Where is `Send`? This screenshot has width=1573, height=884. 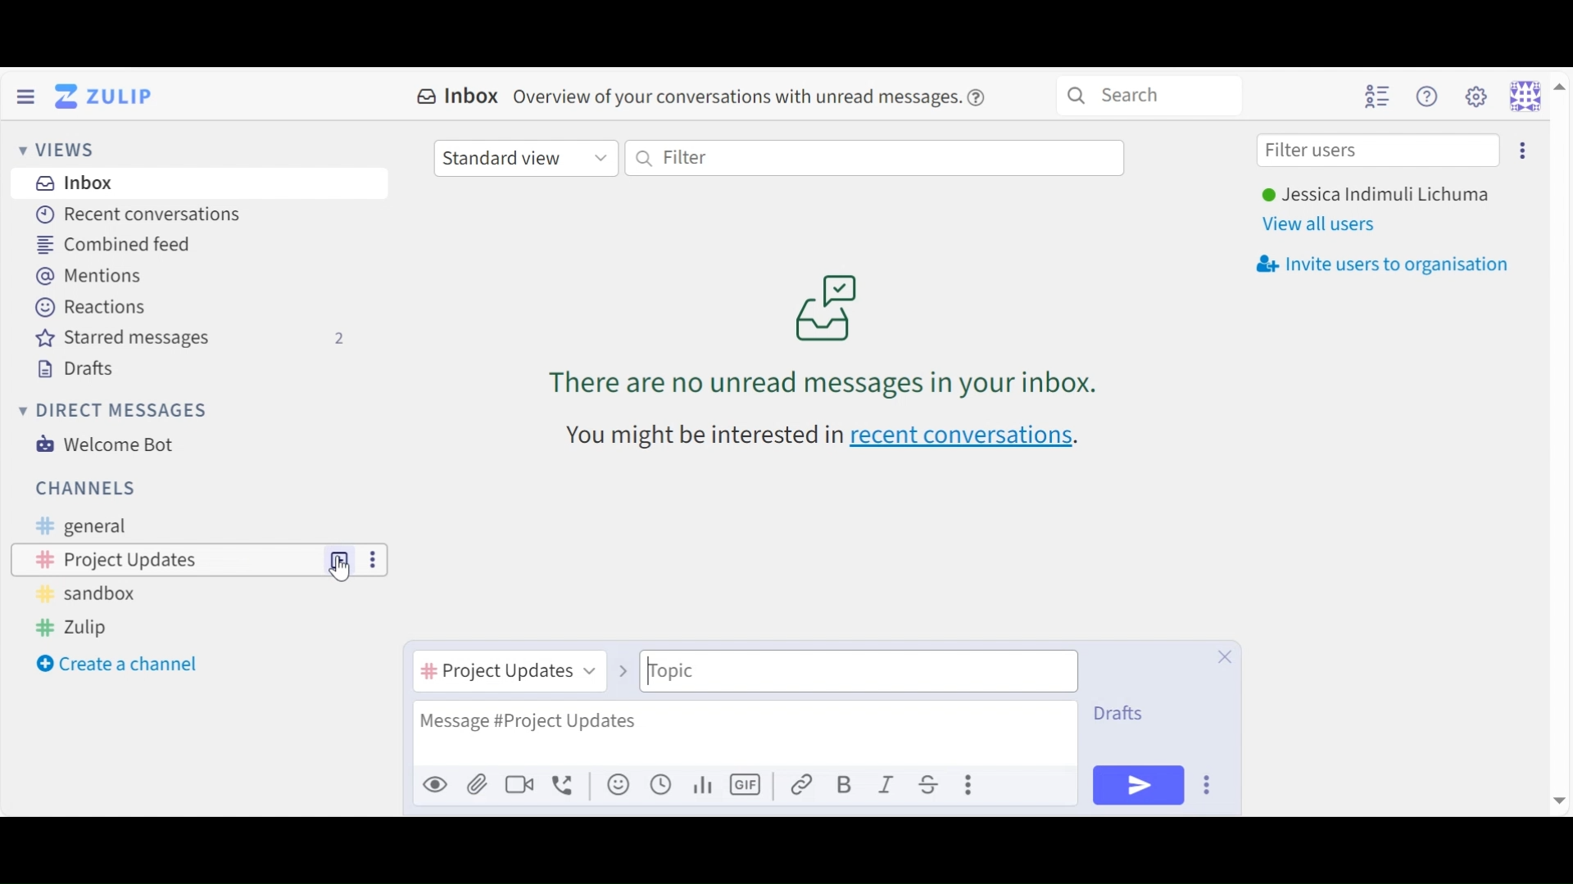
Send is located at coordinates (1138, 785).